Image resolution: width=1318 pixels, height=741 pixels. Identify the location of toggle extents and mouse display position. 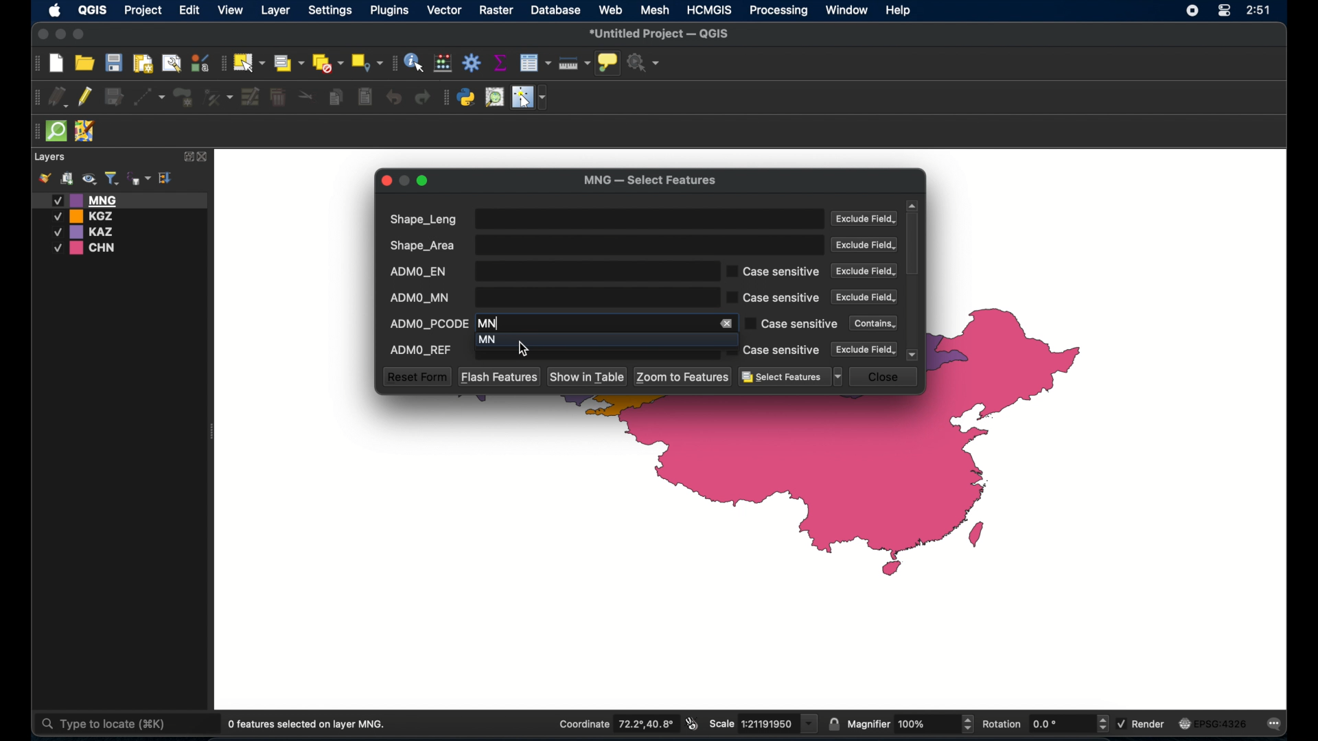
(693, 724).